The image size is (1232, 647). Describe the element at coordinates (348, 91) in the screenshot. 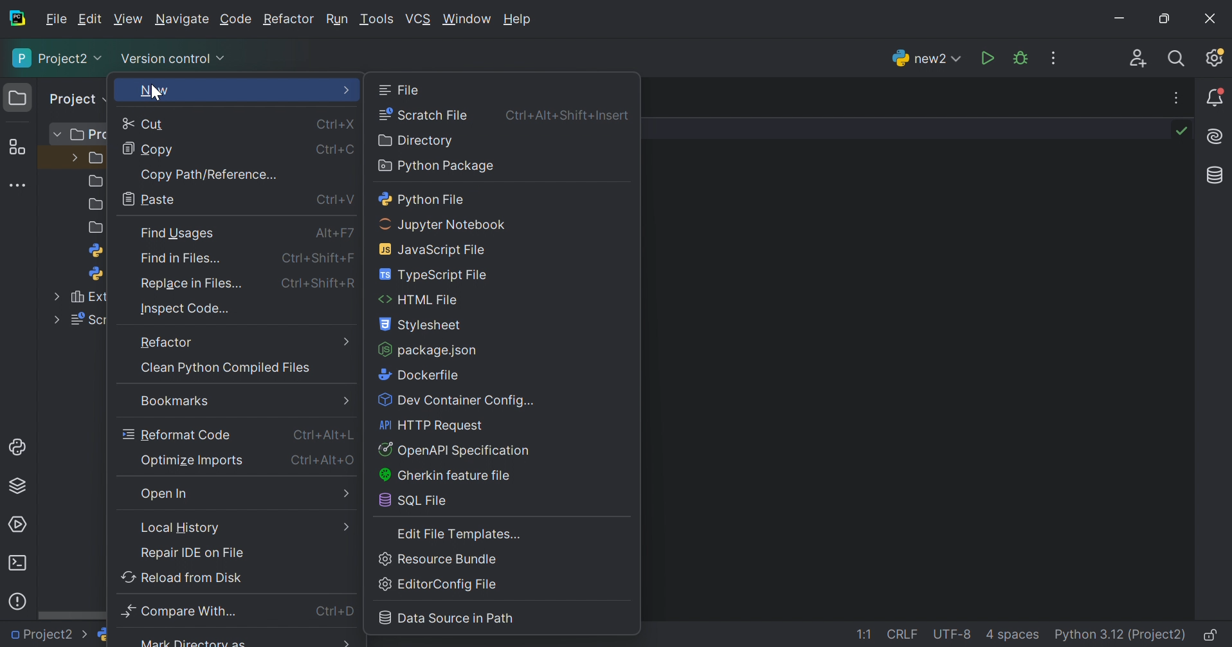

I see `More` at that location.